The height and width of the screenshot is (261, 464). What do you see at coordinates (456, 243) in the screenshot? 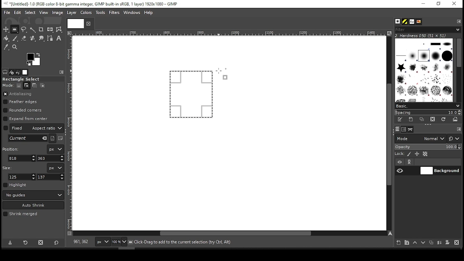
I see `delete layer` at bounding box center [456, 243].